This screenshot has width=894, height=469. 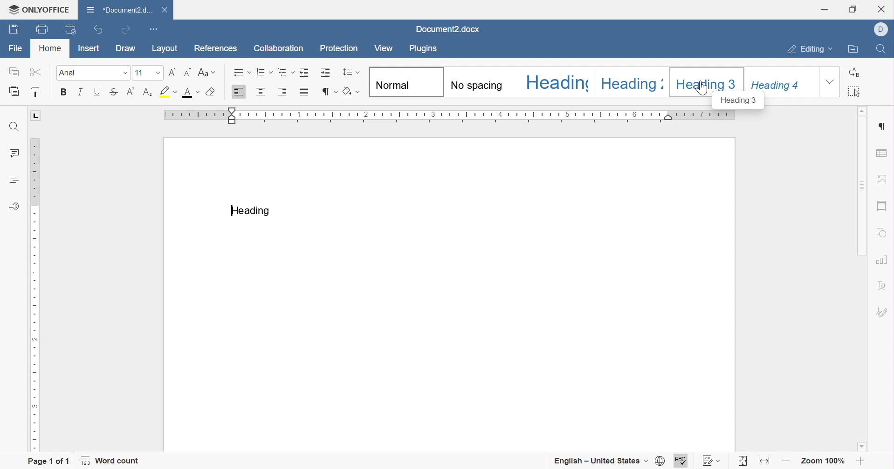 What do you see at coordinates (831, 82) in the screenshot?
I see `Drop Down` at bounding box center [831, 82].